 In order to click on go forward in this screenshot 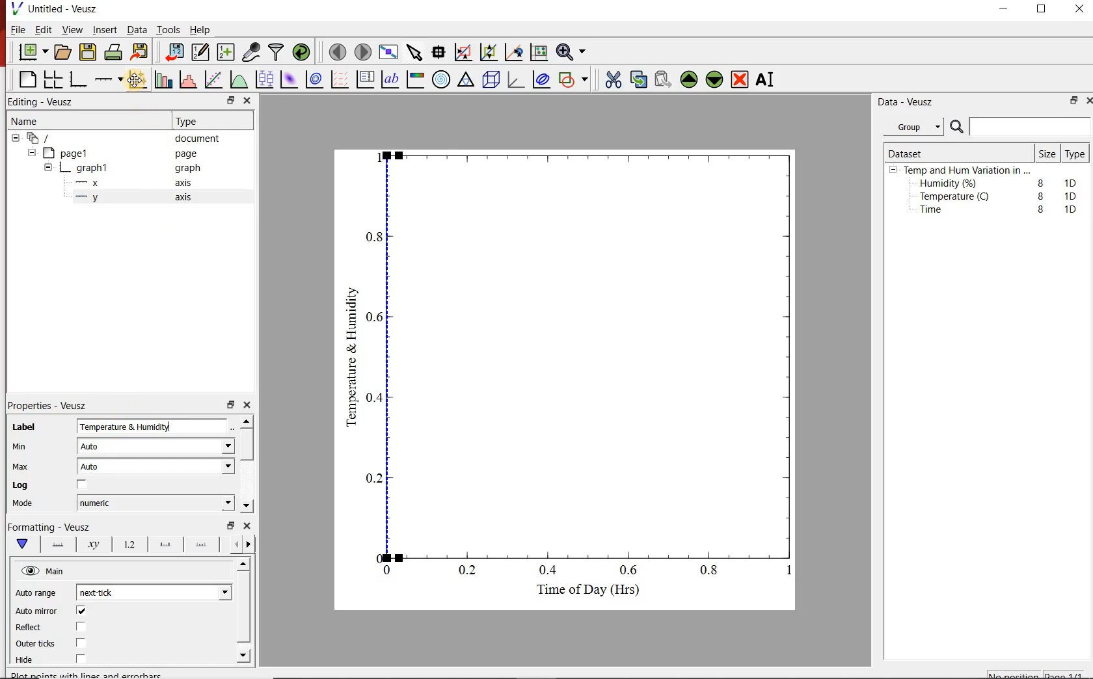, I will do `click(251, 544)`.